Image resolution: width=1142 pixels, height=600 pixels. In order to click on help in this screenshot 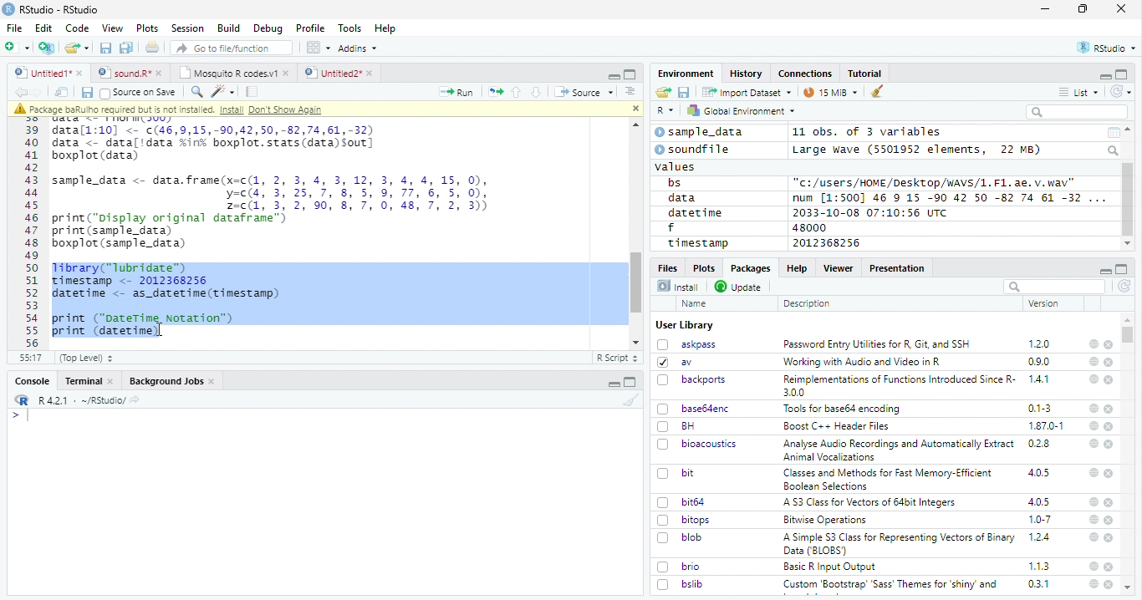, I will do `click(1093, 343)`.